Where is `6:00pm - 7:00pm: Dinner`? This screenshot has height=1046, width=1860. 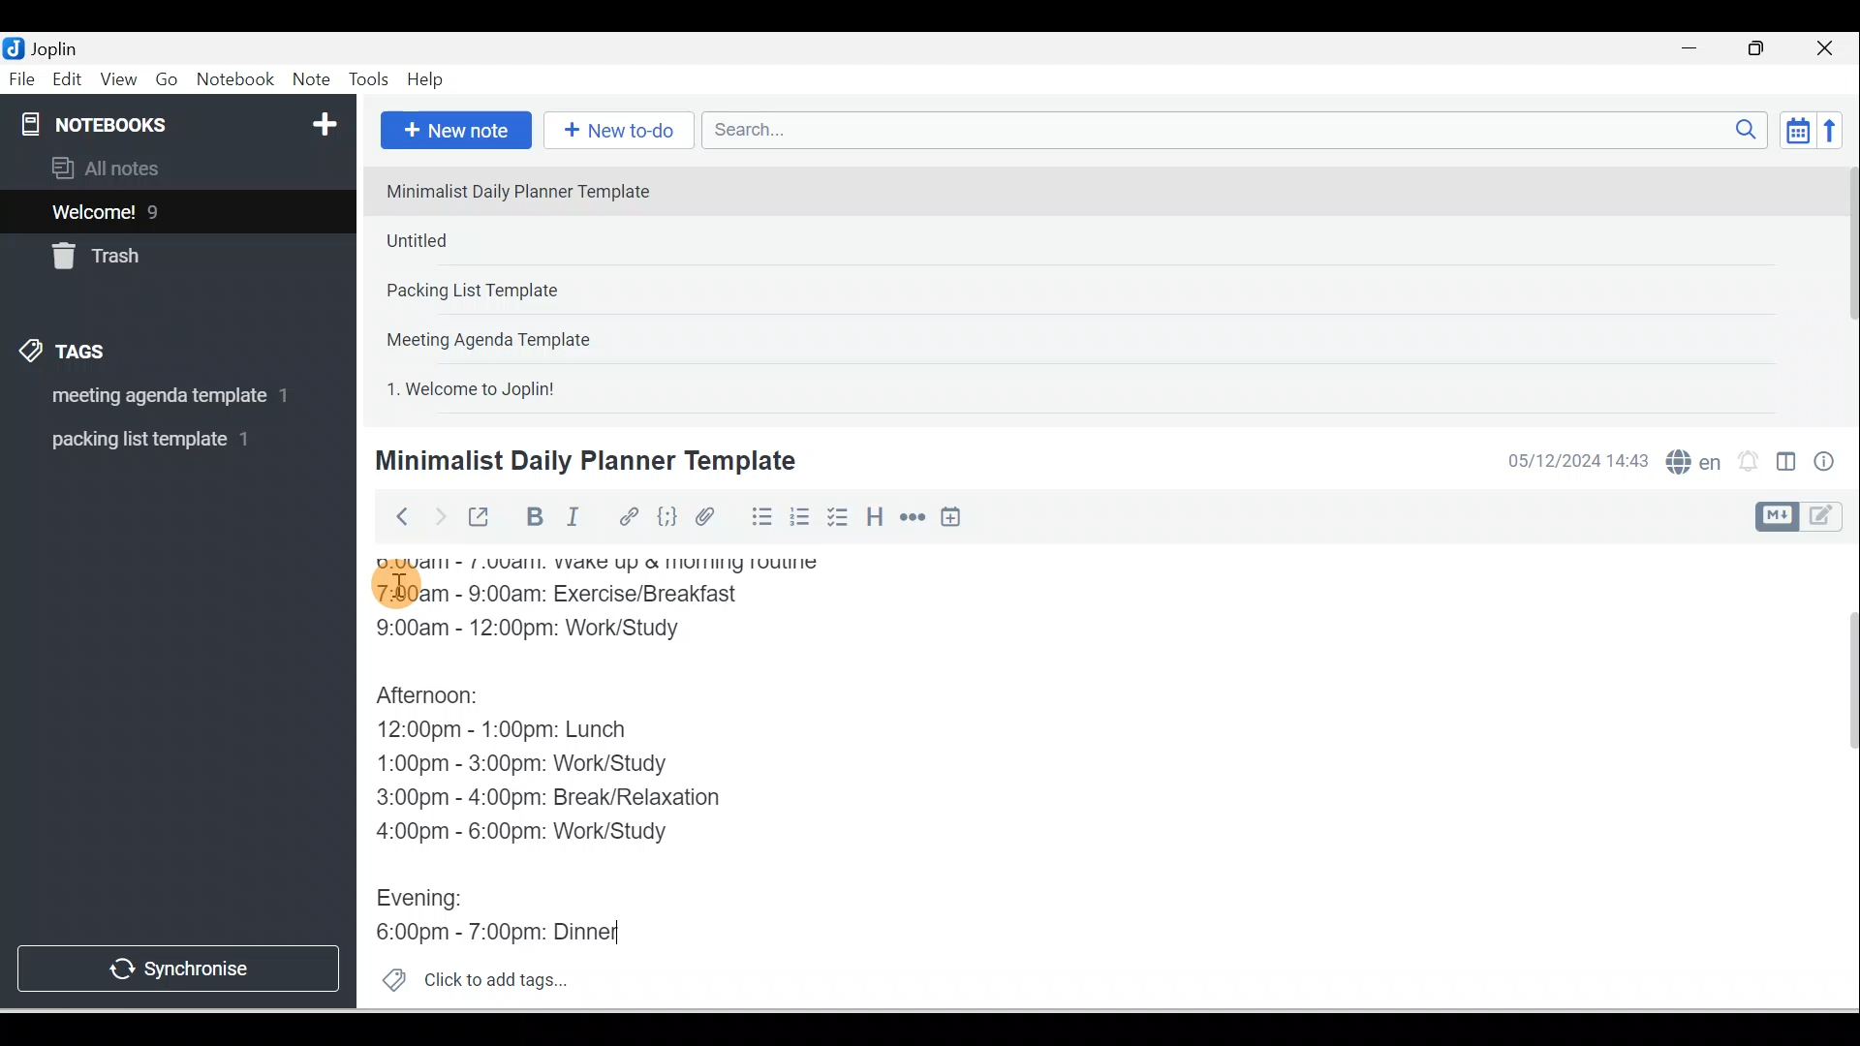
6:00pm - 7:00pm: Dinner is located at coordinates (510, 928).